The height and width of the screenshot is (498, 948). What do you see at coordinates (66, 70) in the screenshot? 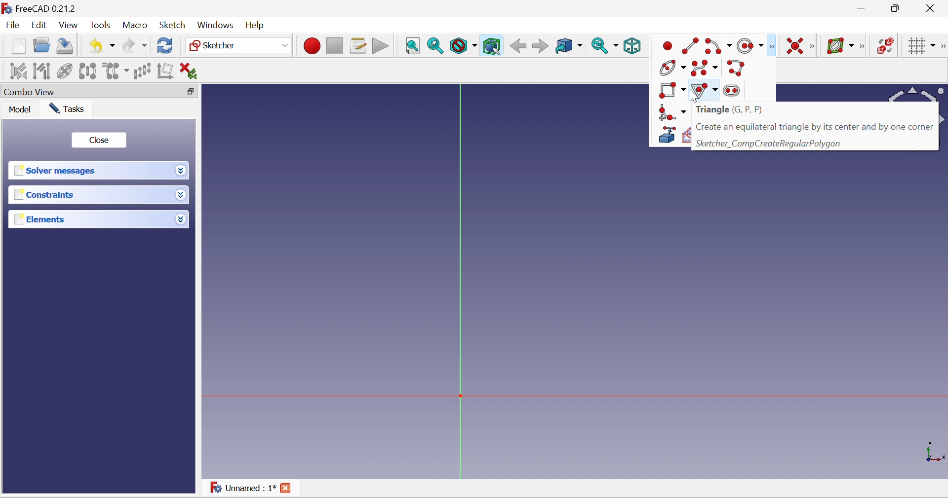
I see `Show/hide internal geometry` at bounding box center [66, 70].